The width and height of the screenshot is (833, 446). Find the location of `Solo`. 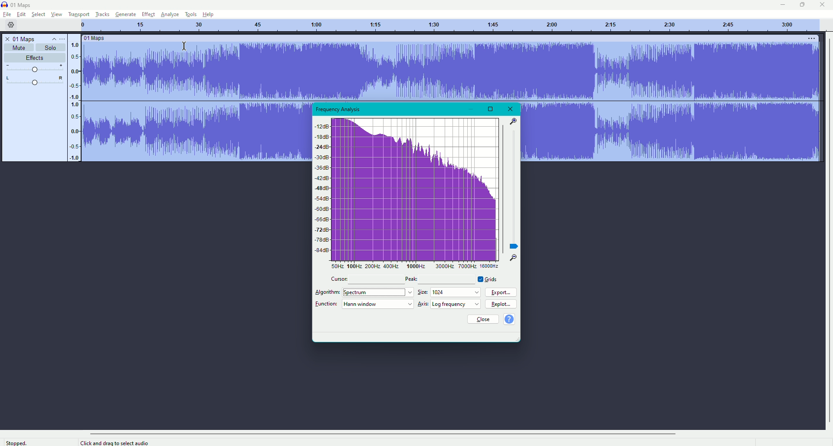

Solo is located at coordinates (50, 48).